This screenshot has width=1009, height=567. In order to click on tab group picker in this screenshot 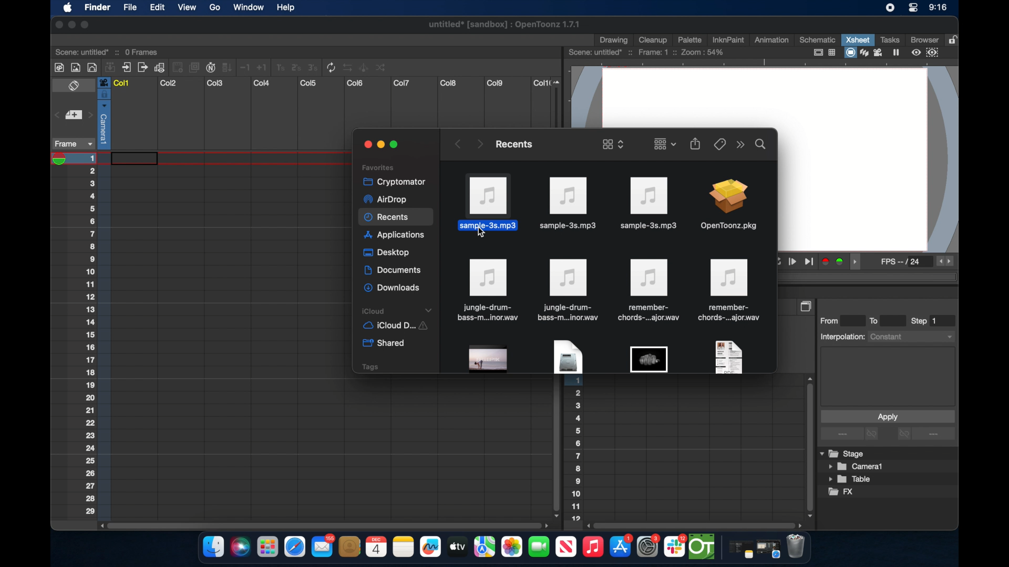, I will do `click(665, 143)`.